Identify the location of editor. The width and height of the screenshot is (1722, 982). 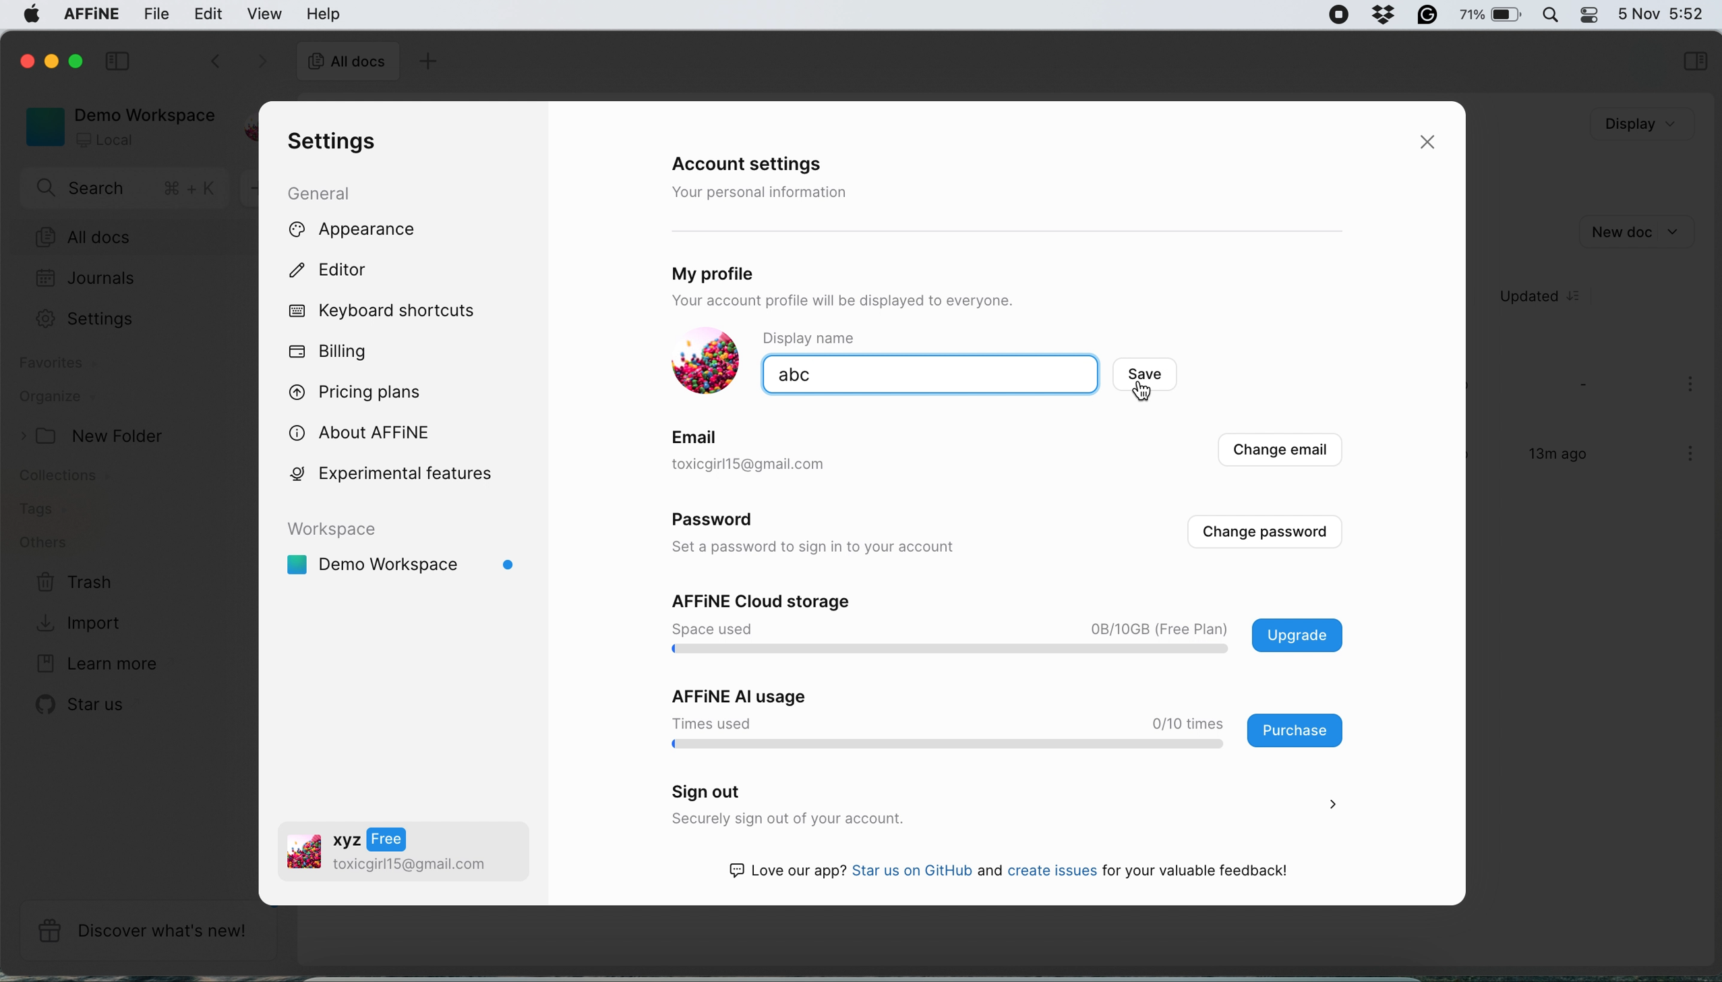
(342, 272).